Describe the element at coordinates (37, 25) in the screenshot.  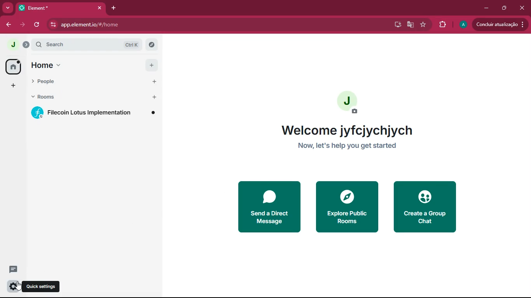
I see `refresh` at that location.